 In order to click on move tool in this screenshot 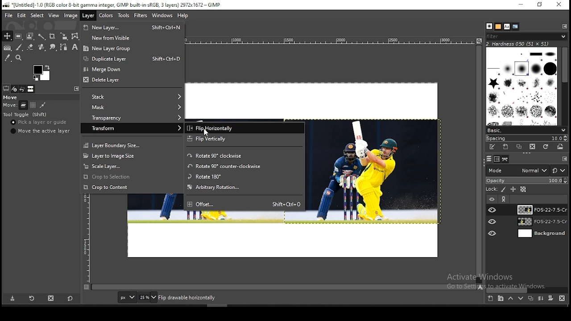, I will do `click(7, 36)`.